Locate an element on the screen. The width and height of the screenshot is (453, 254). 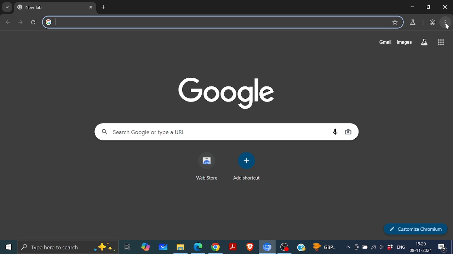
search tab is located at coordinates (222, 22).